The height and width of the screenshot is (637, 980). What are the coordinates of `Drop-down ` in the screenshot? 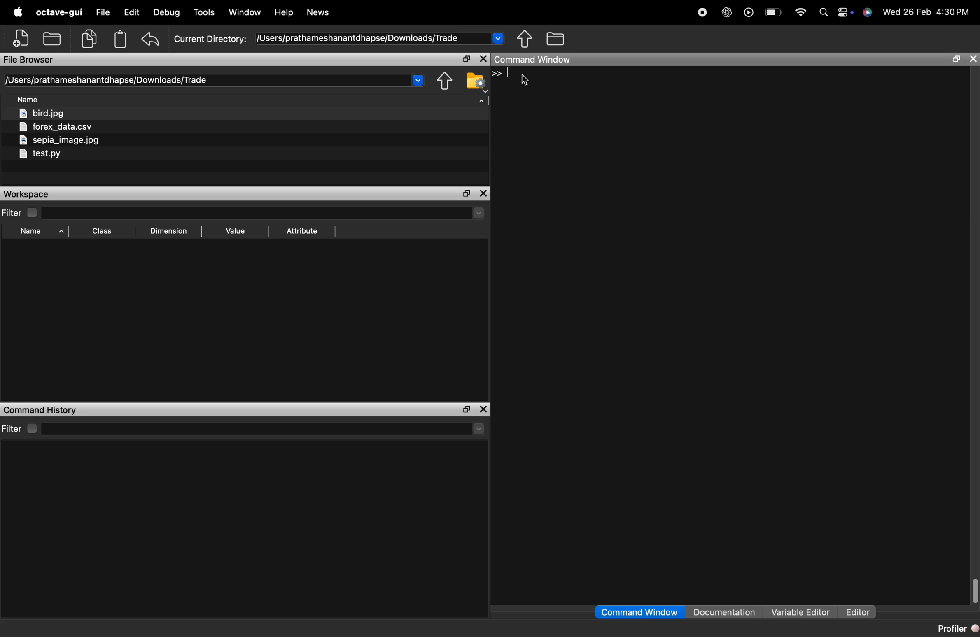 It's located at (498, 37).